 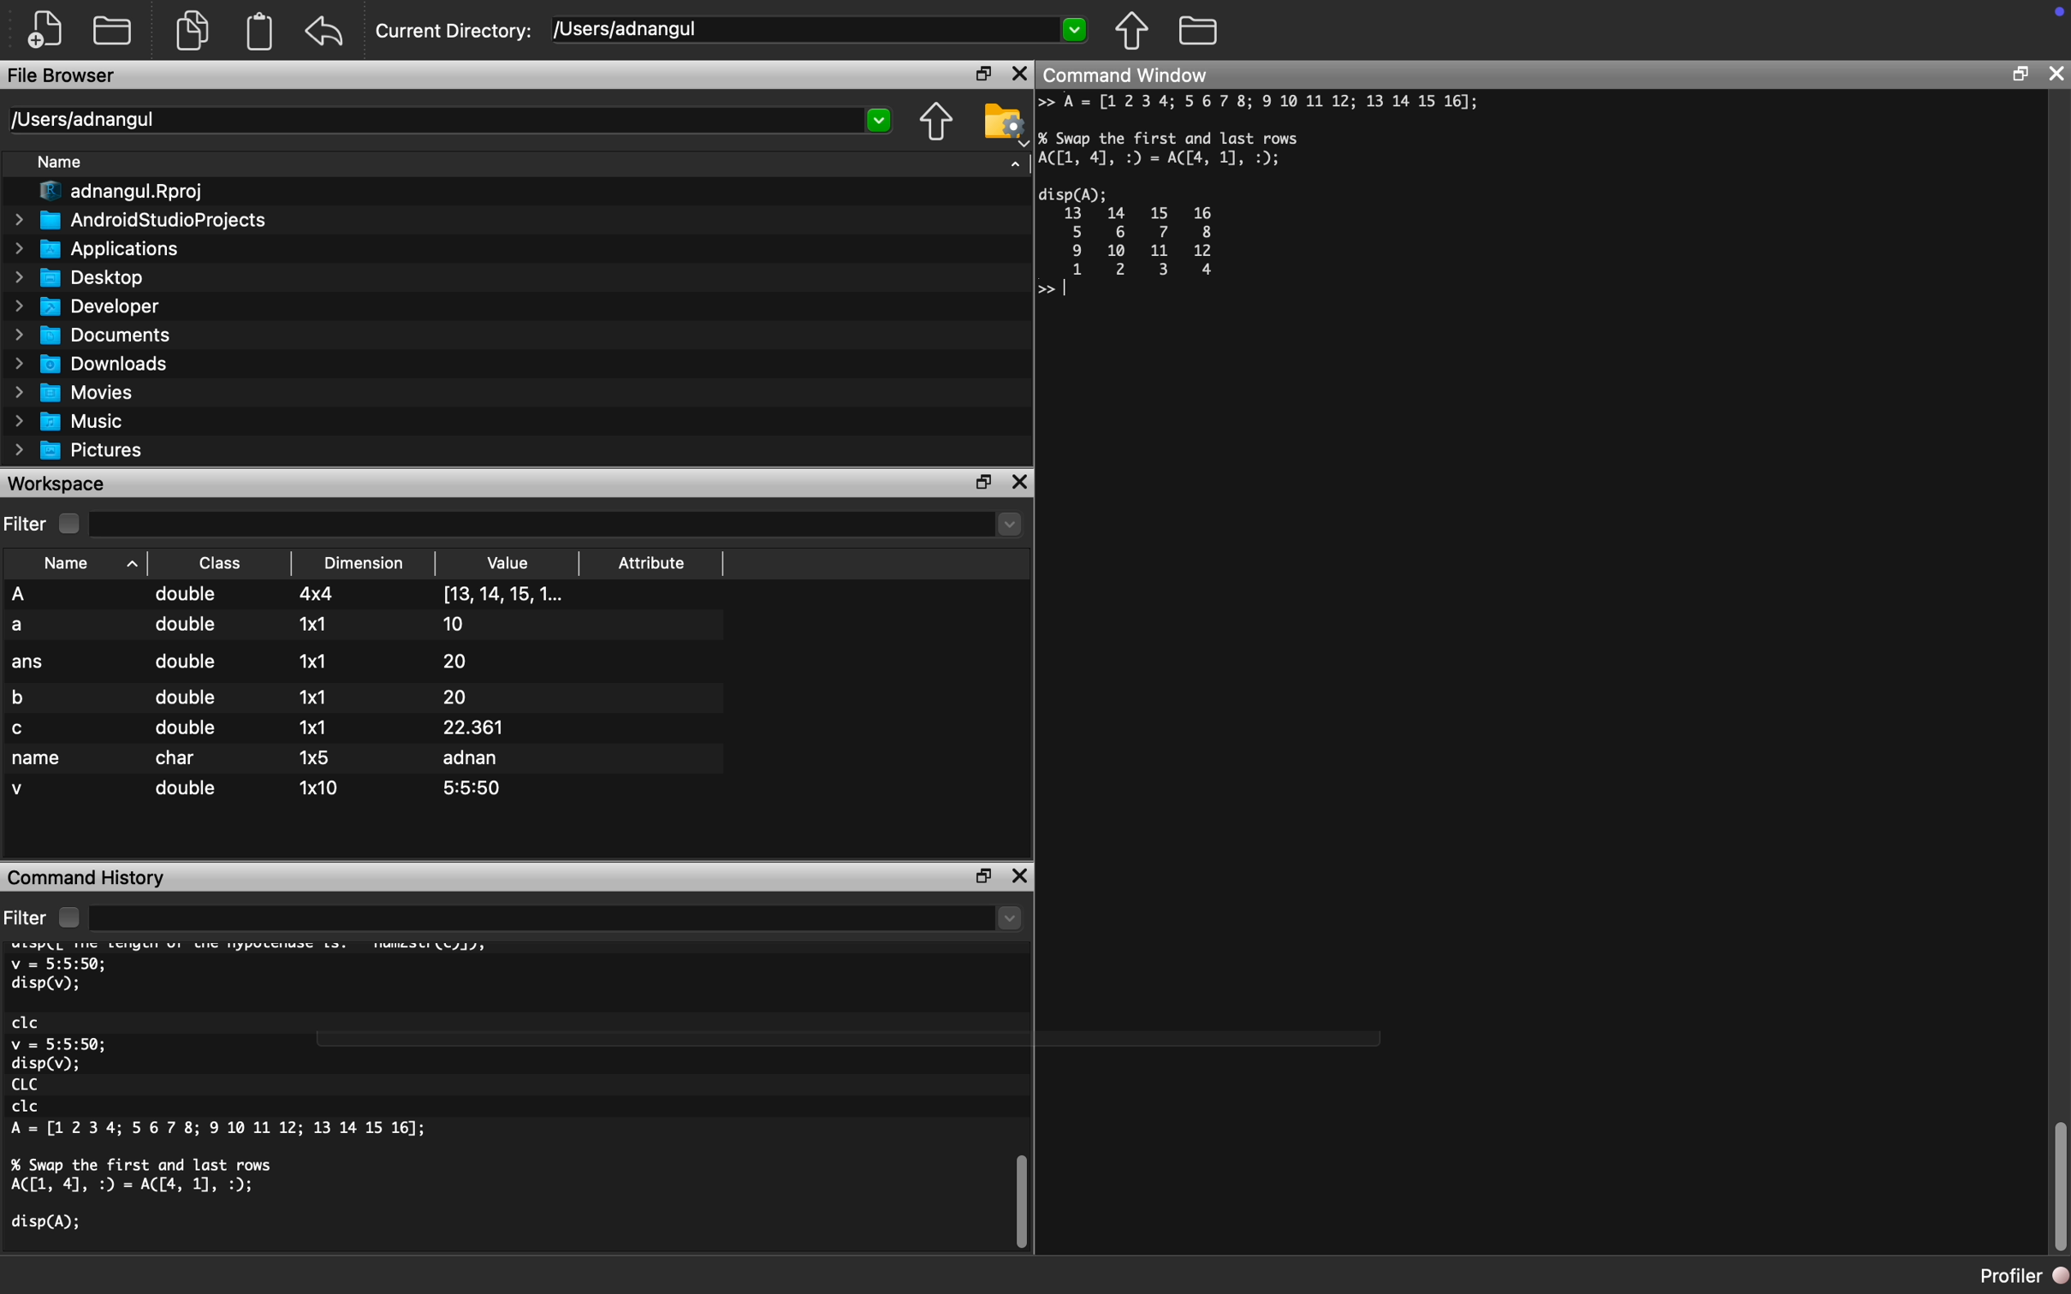 I want to click on Hide, so click(x=1010, y=166).